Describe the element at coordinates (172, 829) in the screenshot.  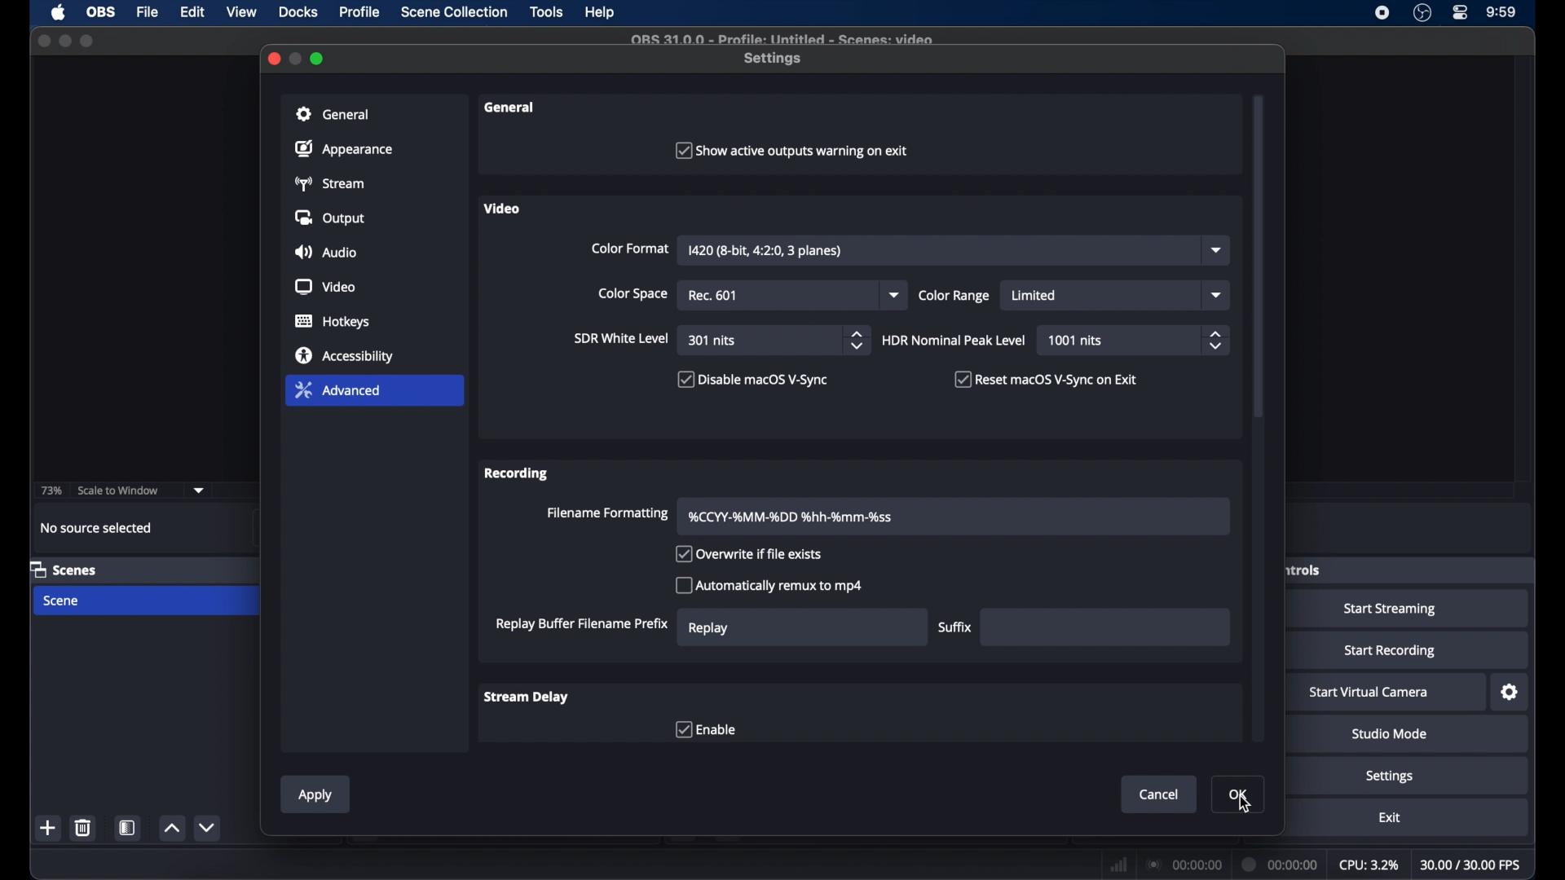
I see `increment` at that location.